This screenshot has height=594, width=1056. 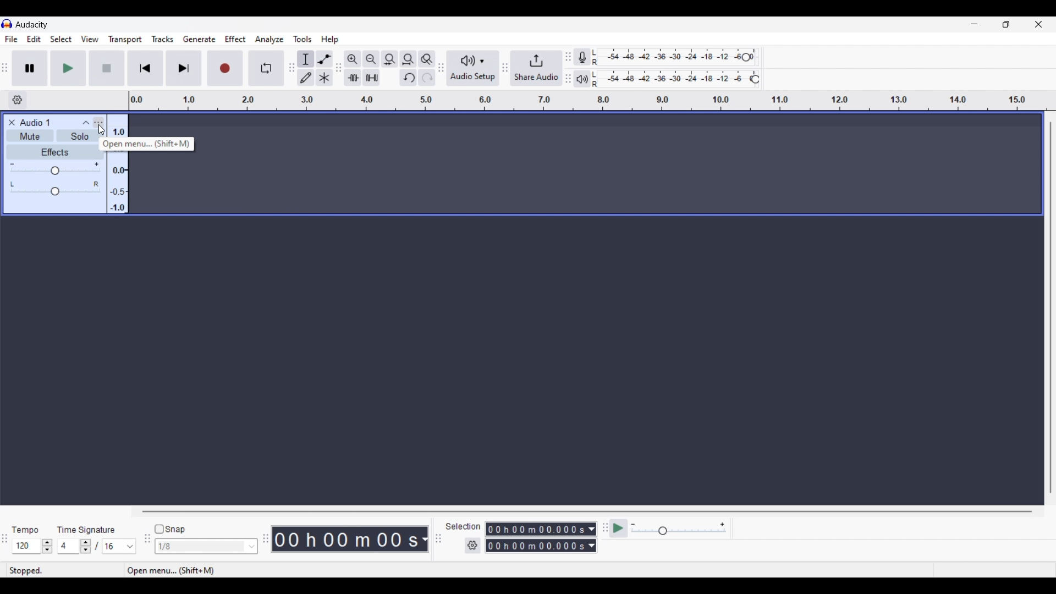 I want to click on Minimize, so click(x=974, y=24).